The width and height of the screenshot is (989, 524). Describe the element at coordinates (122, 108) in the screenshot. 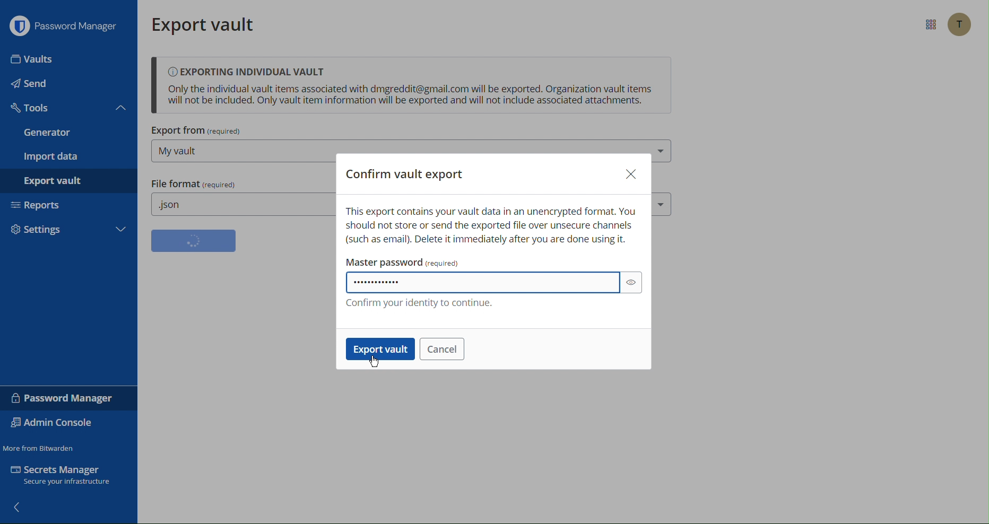

I see `Close tools` at that location.